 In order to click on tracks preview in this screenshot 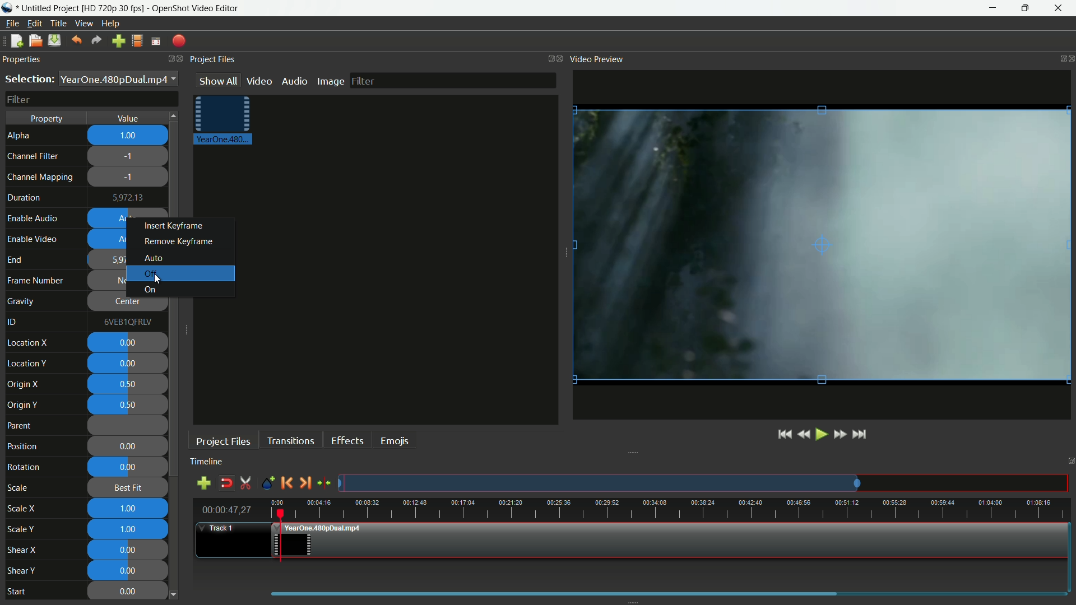, I will do `click(707, 482)`.